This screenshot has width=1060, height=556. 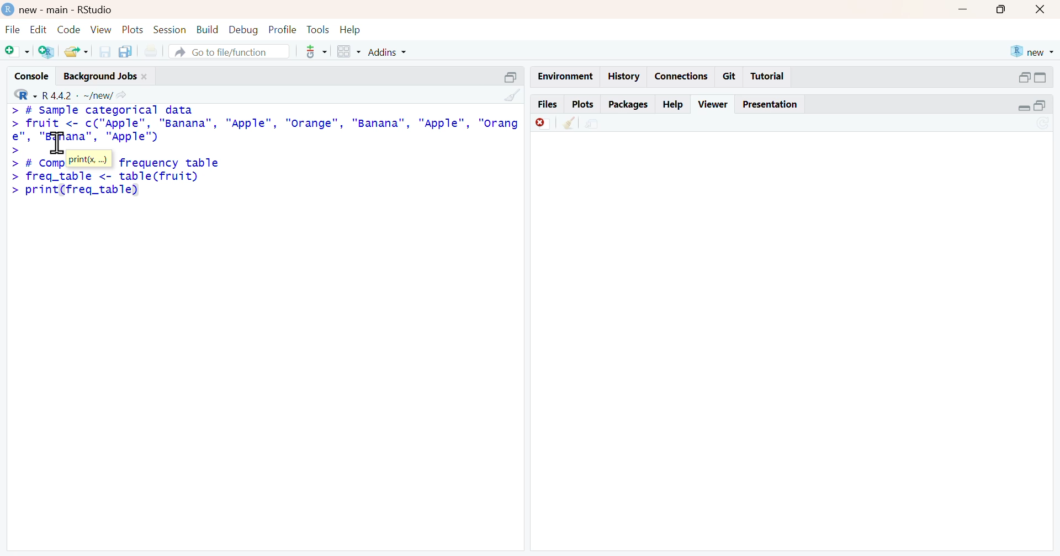 What do you see at coordinates (244, 30) in the screenshot?
I see `debug` at bounding box center [244, 30].